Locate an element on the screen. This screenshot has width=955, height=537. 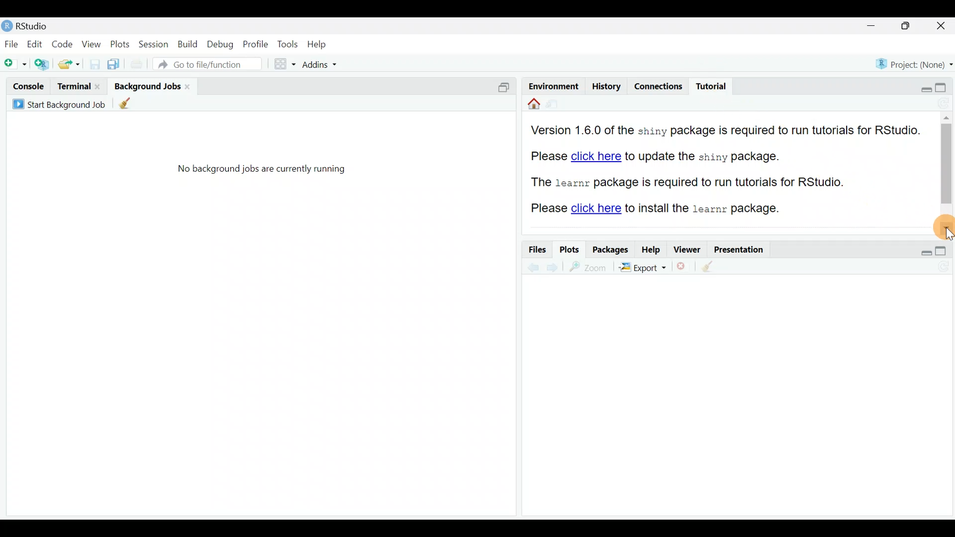
Files is located at coordinates (534, 250).